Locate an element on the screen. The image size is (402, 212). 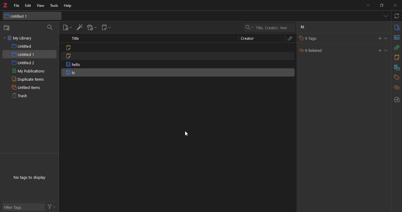
new item is located at coordinates (66, 27).